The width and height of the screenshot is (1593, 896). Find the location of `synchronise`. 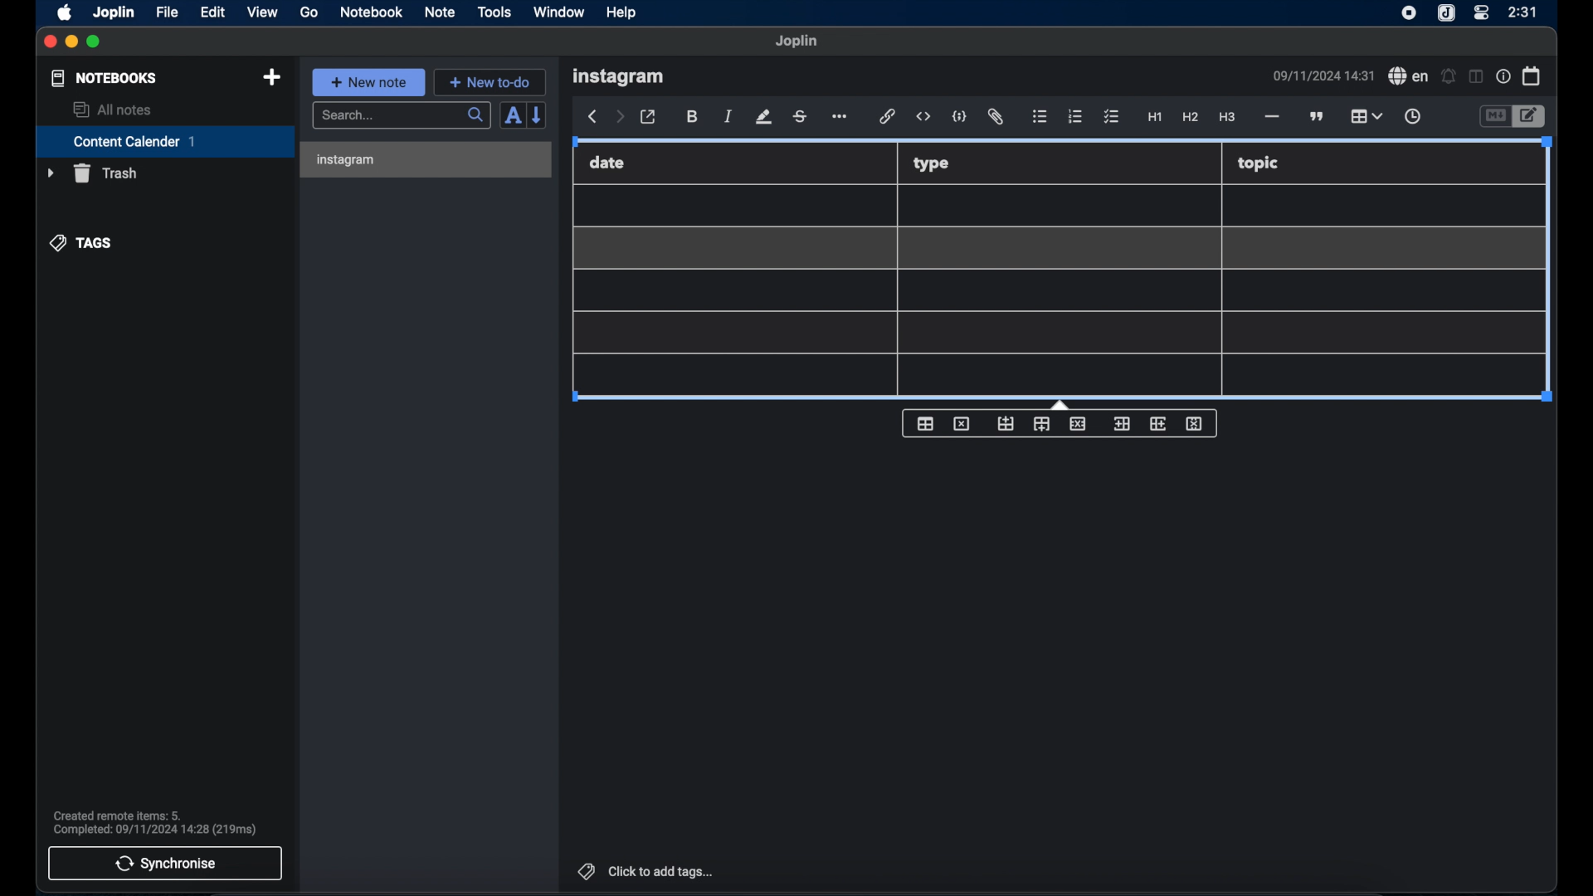

synchronise is located at coordinates (165, 864).